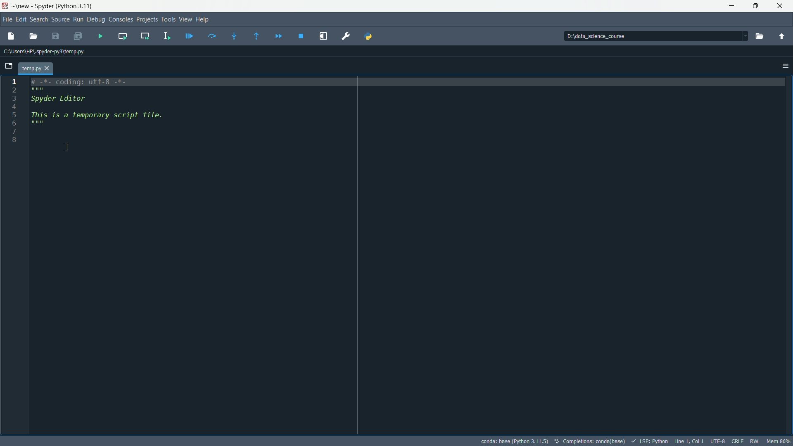  What do you see at coordinates (189, 36) in the screenshot?
I see `debug file` at bounding box center [189, 36].